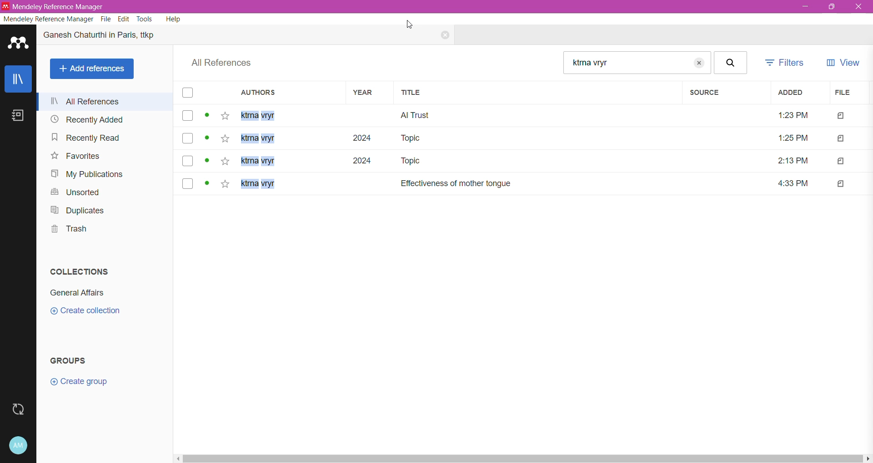  What do you see at coordinates (838, 116) in the screenshot?
I see `file type` at bounding box center [838, 116].